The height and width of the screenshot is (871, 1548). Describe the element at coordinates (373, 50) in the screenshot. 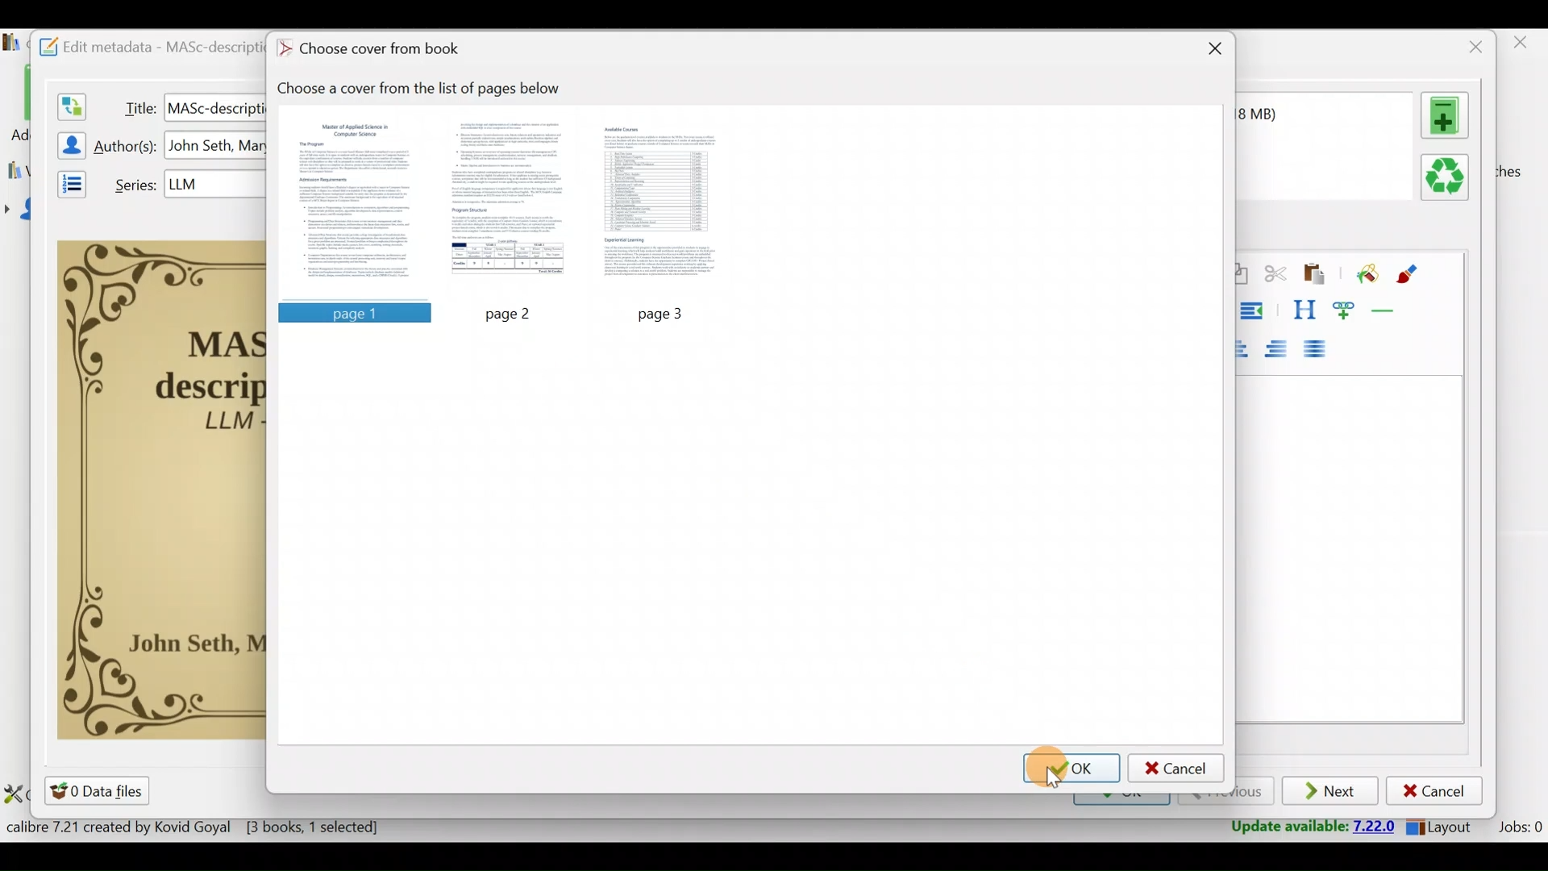

I see `Choose cover from book` at that location.